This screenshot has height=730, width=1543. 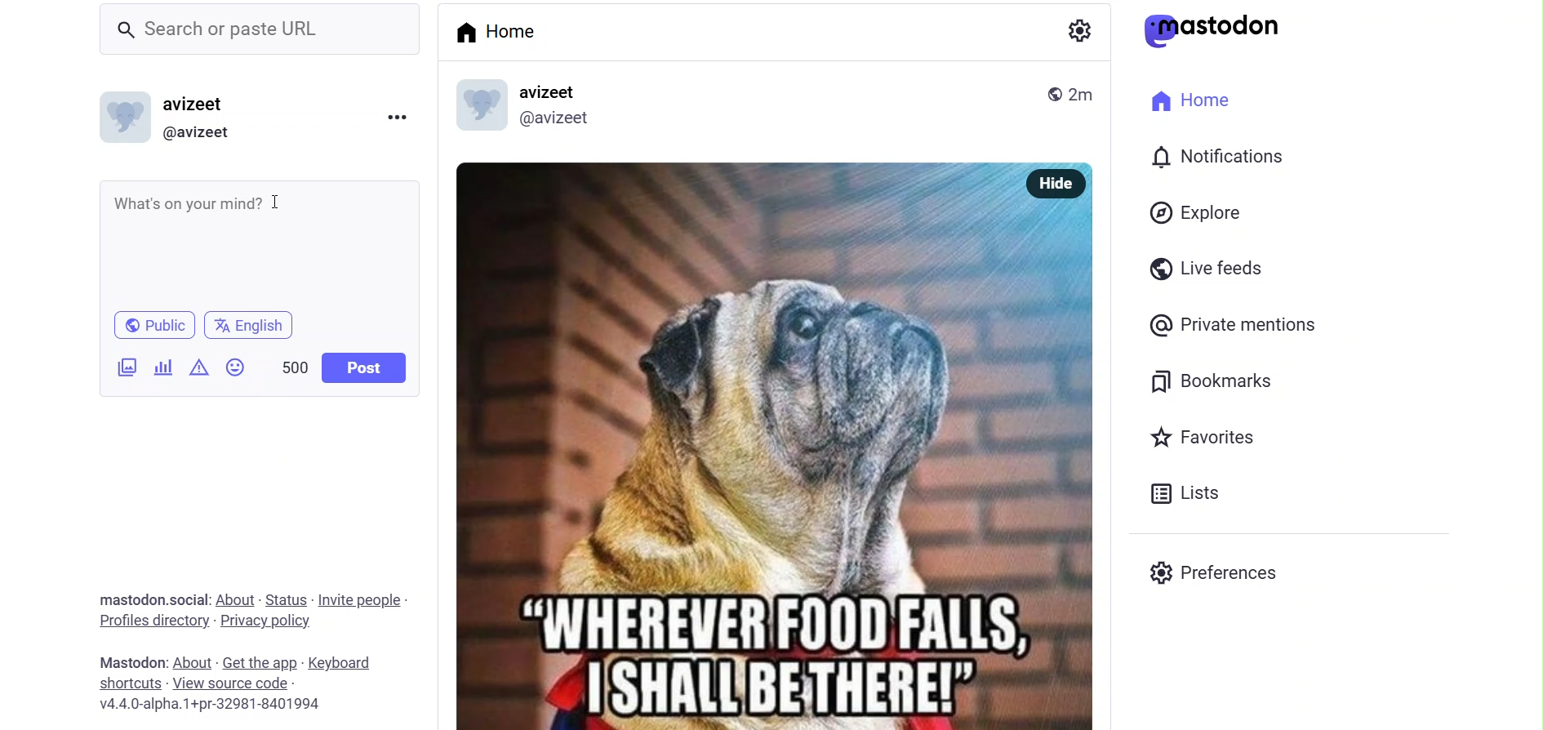 What do you see at coordinates (1218, 571) in the screenshot?
I see `preferences` at bounding box center [1218, 571].